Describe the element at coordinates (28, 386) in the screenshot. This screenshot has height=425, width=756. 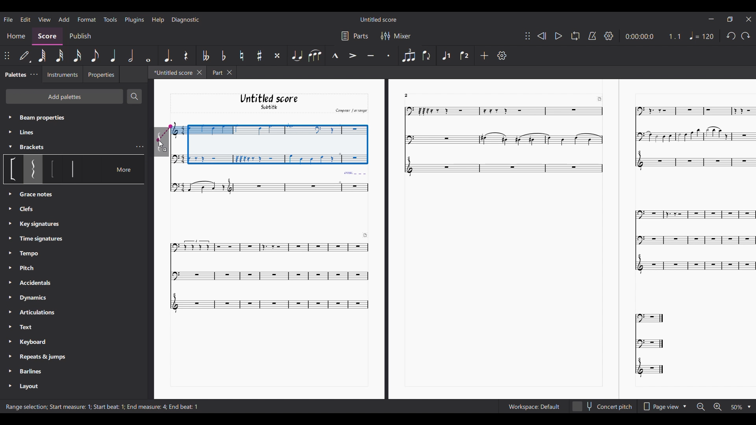
I see `Layout` at that location.